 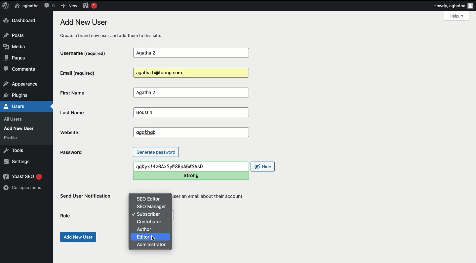 I want to click on Editor, so click(x=151, y=237).